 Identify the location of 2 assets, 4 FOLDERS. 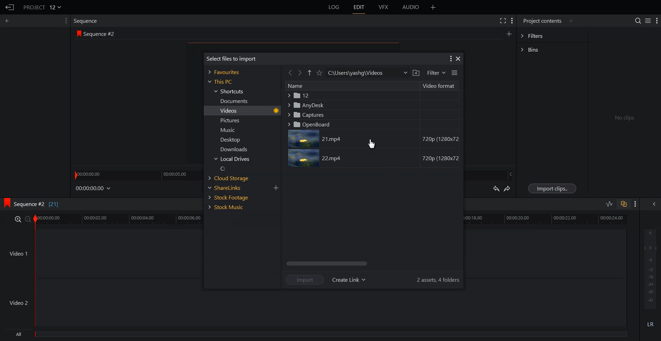
(438, 279).